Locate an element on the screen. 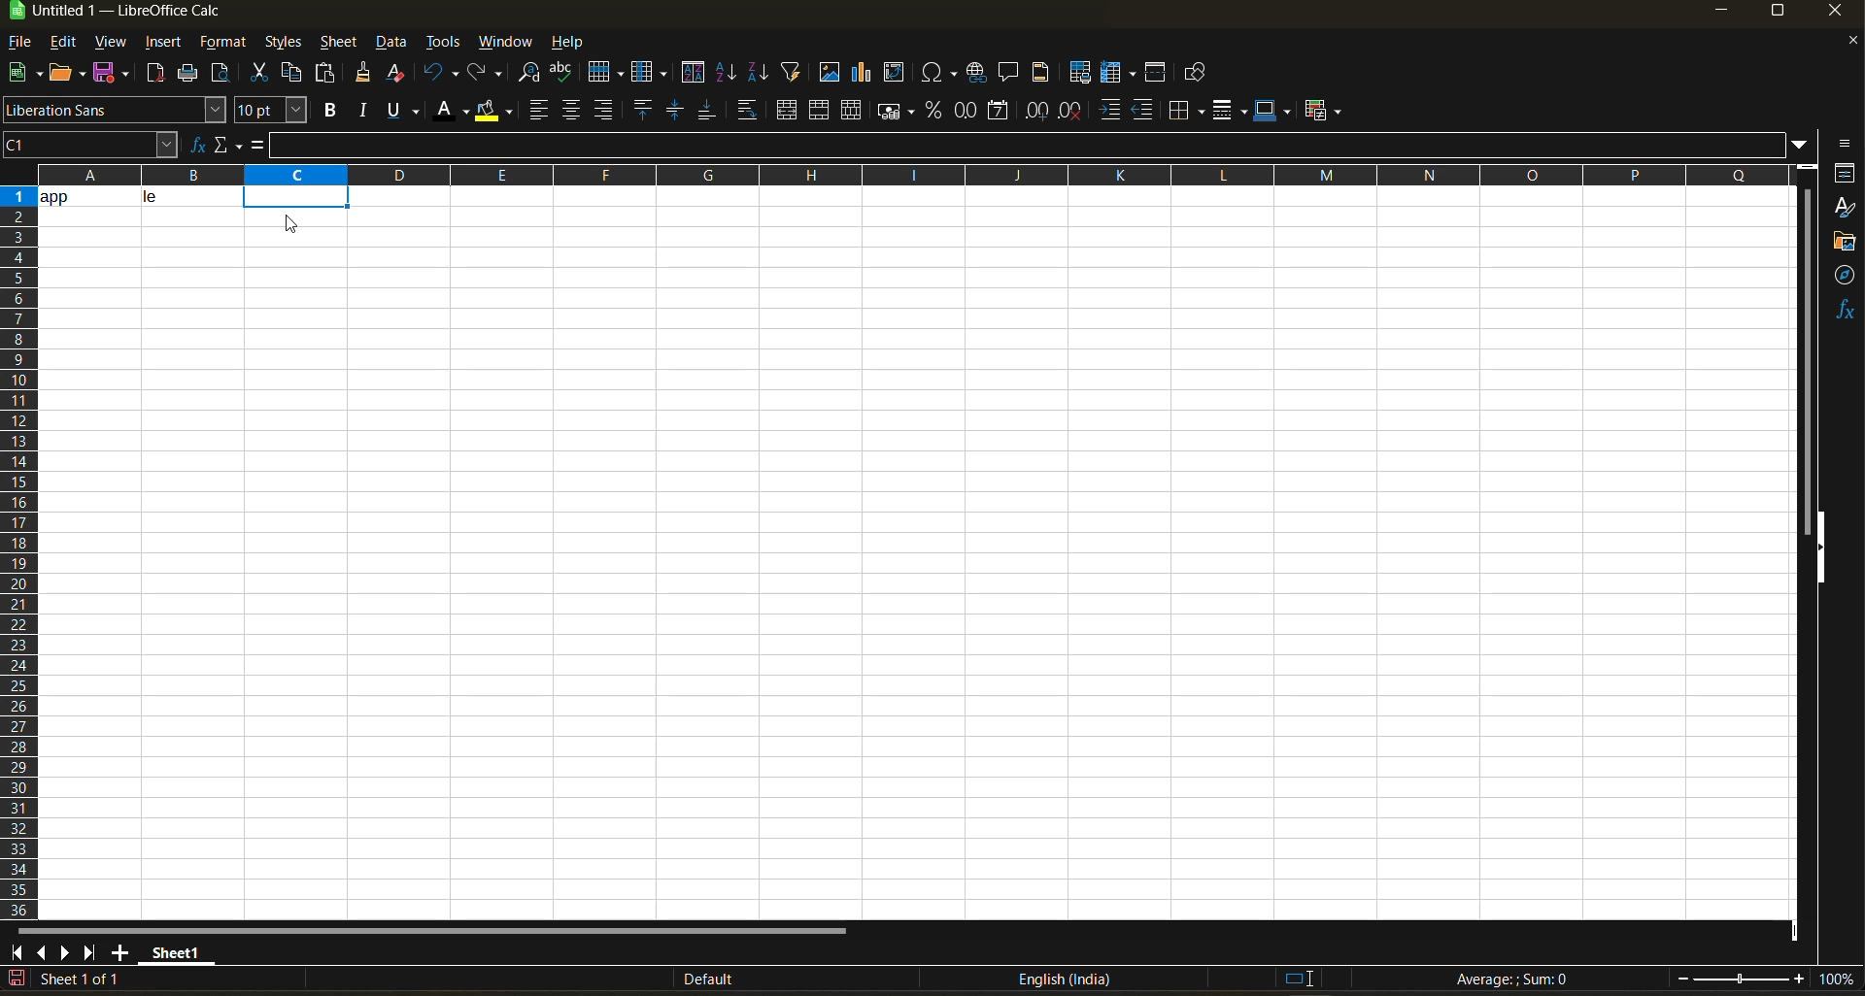 The image size is (1865, 996). decrease indent is located at coordinates (1147, 111).